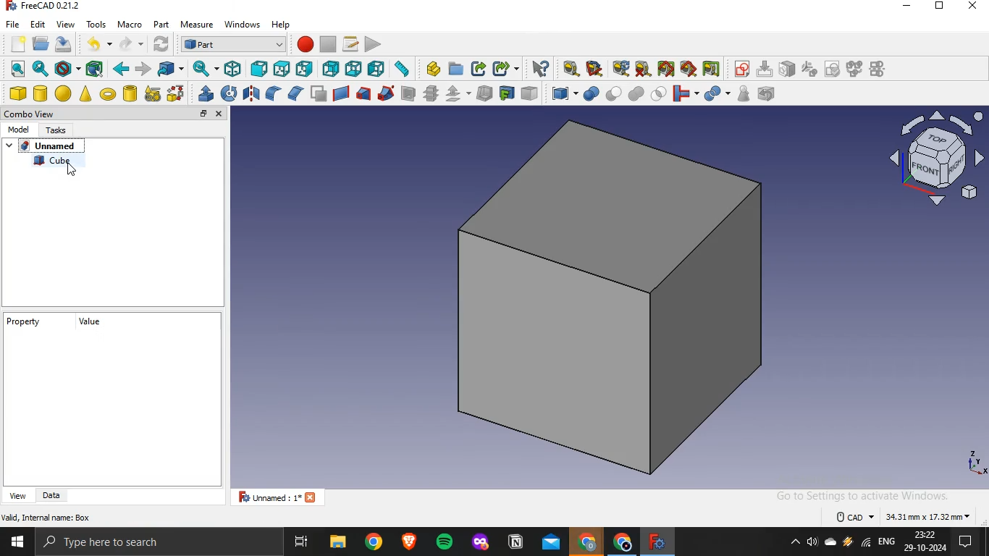 This screenshot has height=556, width=989. What do you see at coordinates (281, 69) in the screenshot?
I see `top` at bounding box center [281, 69].